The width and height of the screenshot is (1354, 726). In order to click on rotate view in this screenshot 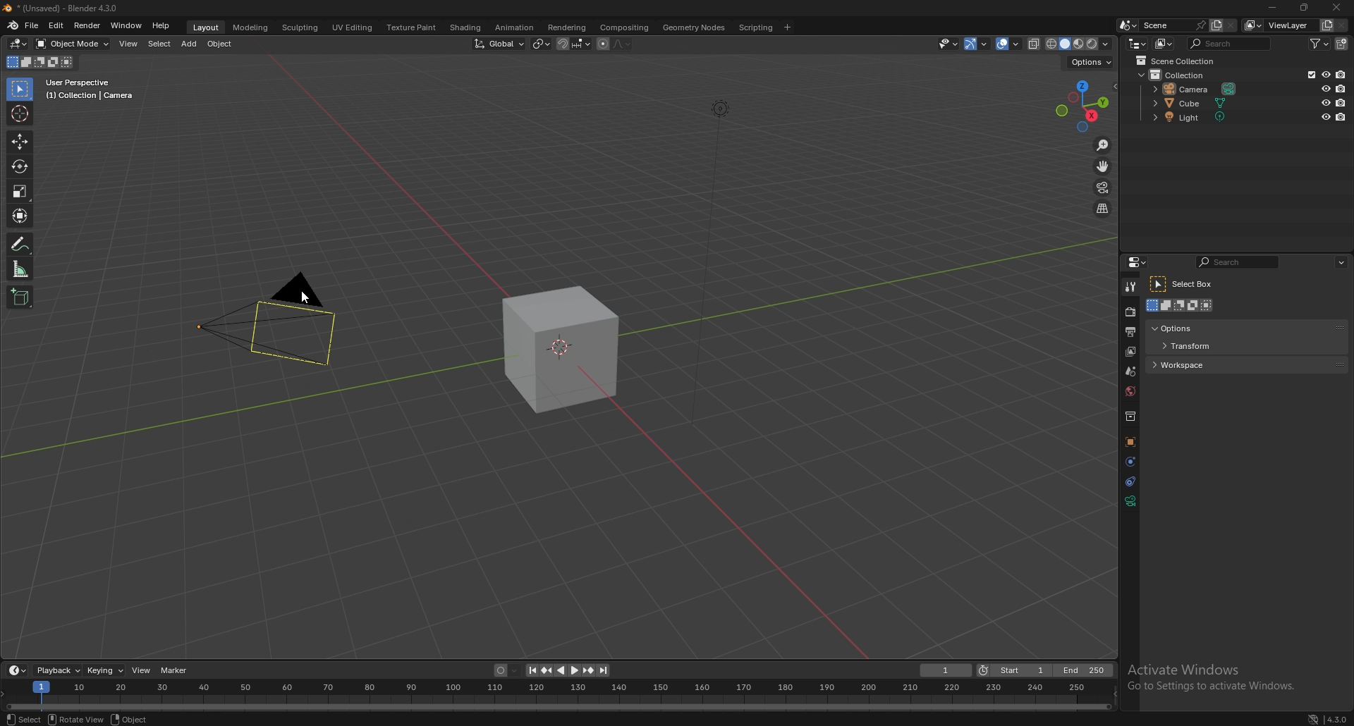, I will do `click(76, 719)`.